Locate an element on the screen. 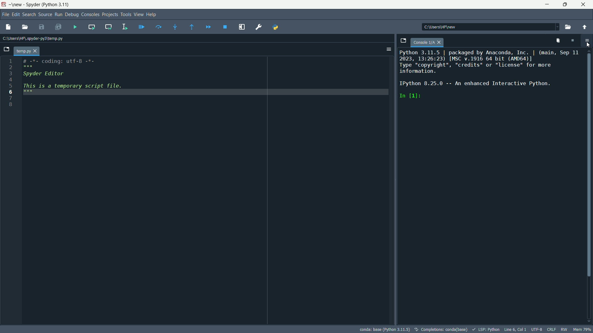 This screenshot has width=593, height=333. execute current line is located at coordinates (158, 27).